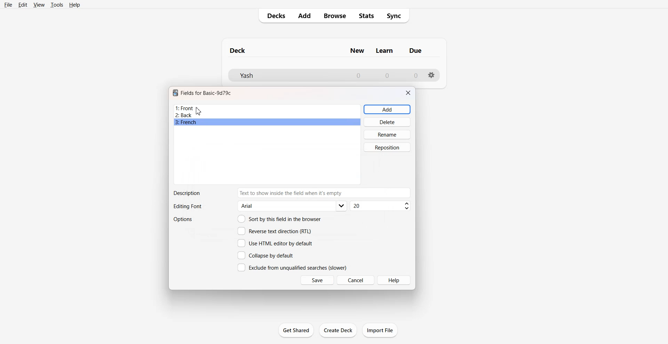  Describe the element at coordinates (388, 109) in the screenshot. I see `Add` at that location.